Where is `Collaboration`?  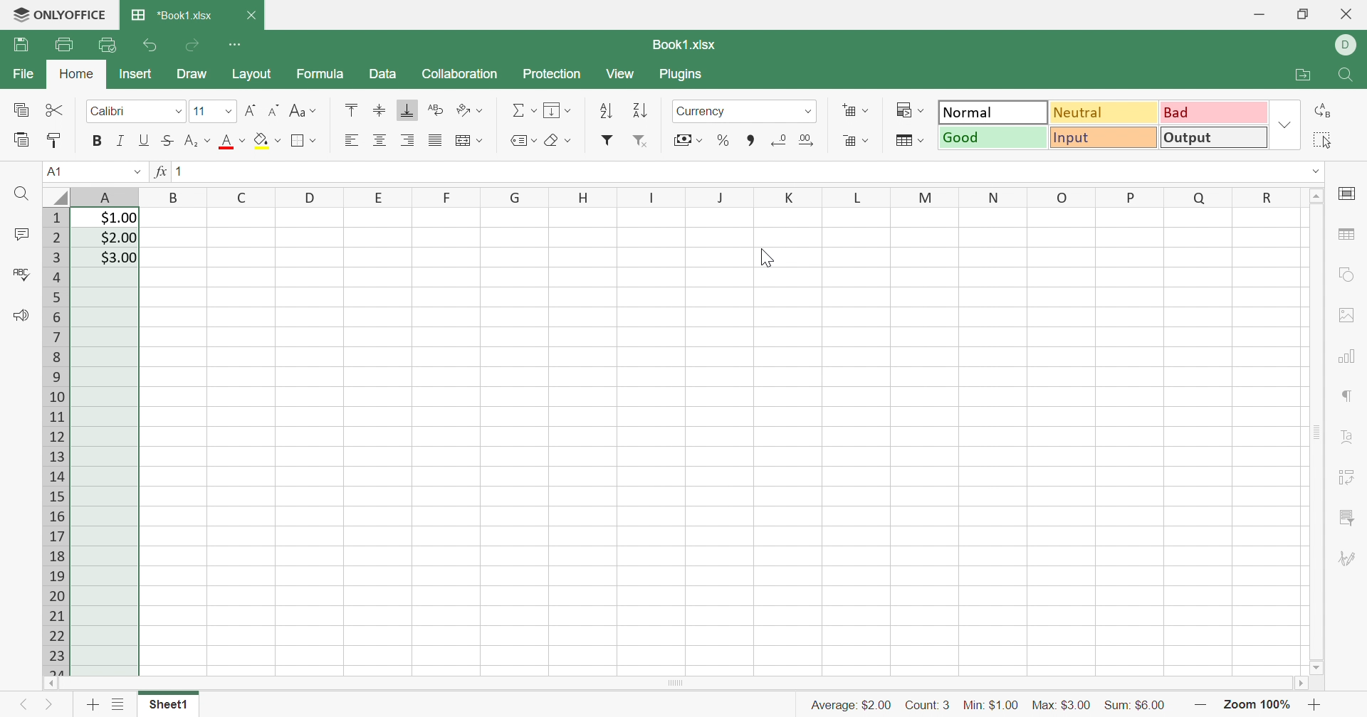 Collaboration is located at coordinates (461, 74).